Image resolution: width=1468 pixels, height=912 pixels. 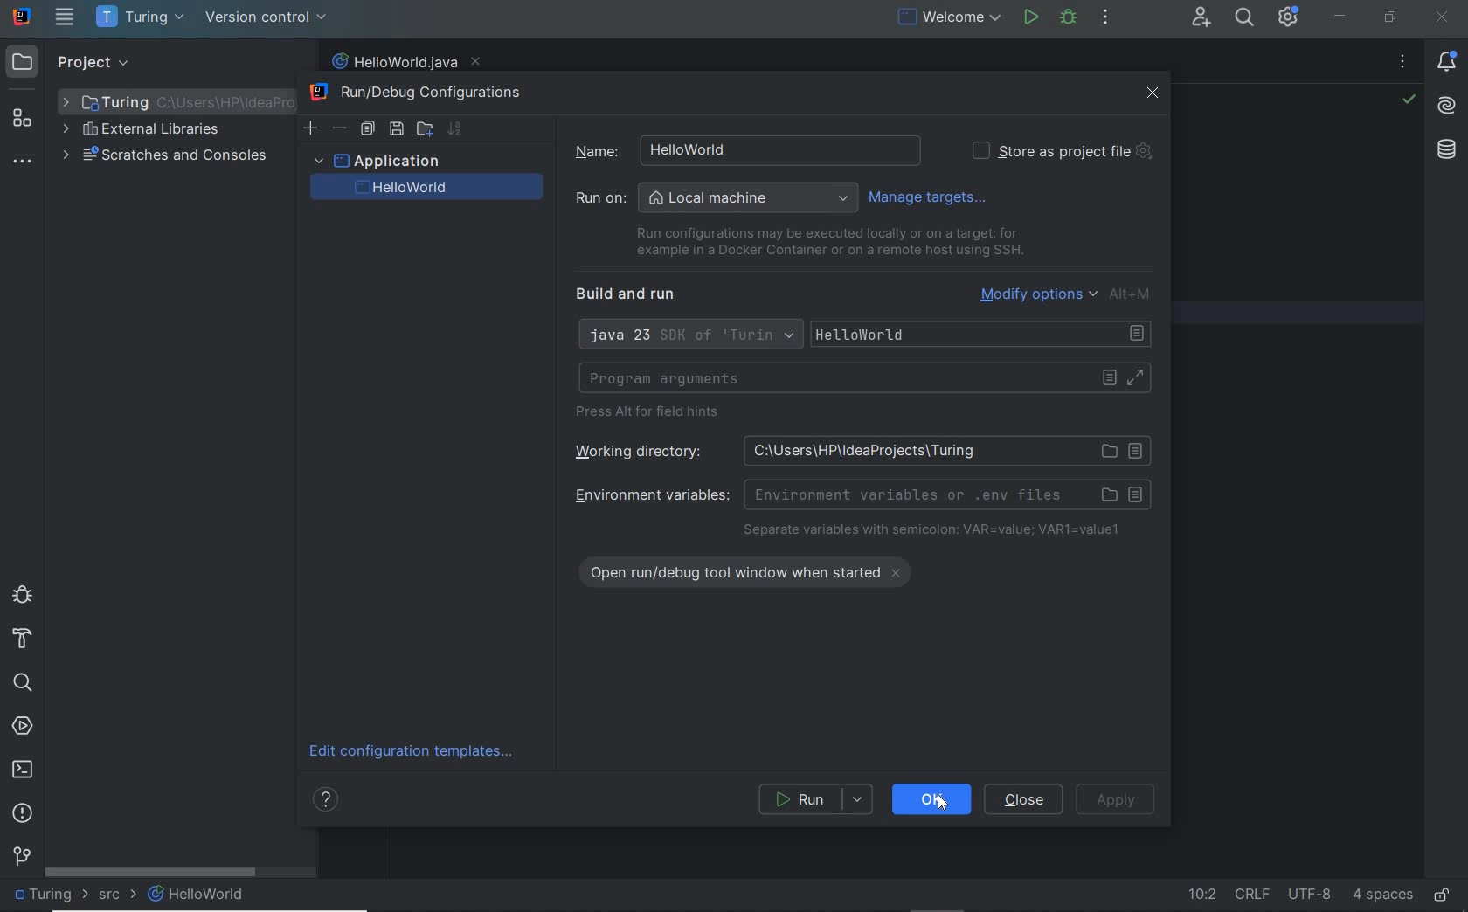 What do you see at coordinates (633, 294) in the screenshot?
I see `Build and Run` at bounding box center [633, 294].